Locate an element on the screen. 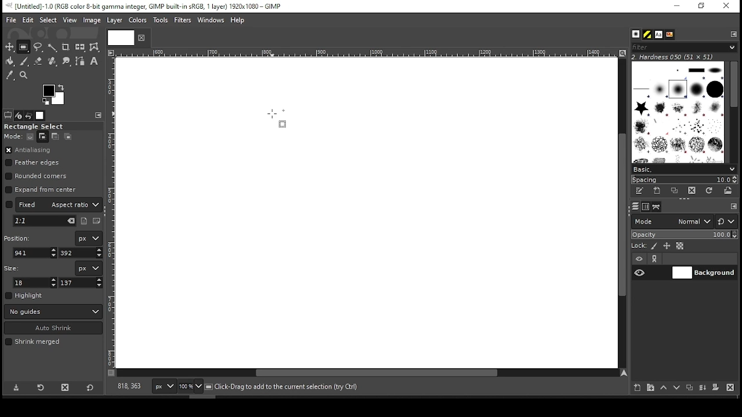 Image resolution: width=742 pixels, height=417 pixels. landscape is located at coordinates (97, 222).